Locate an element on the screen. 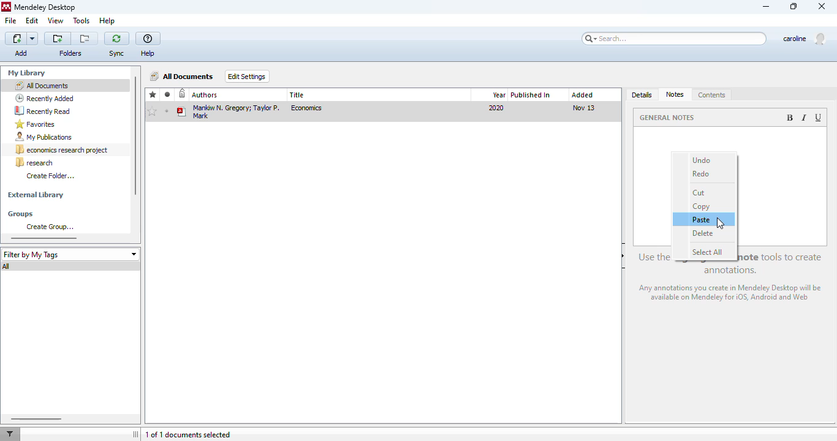 This screenshot has height=441, width=837. my publications is located at coordinates (44, 137).